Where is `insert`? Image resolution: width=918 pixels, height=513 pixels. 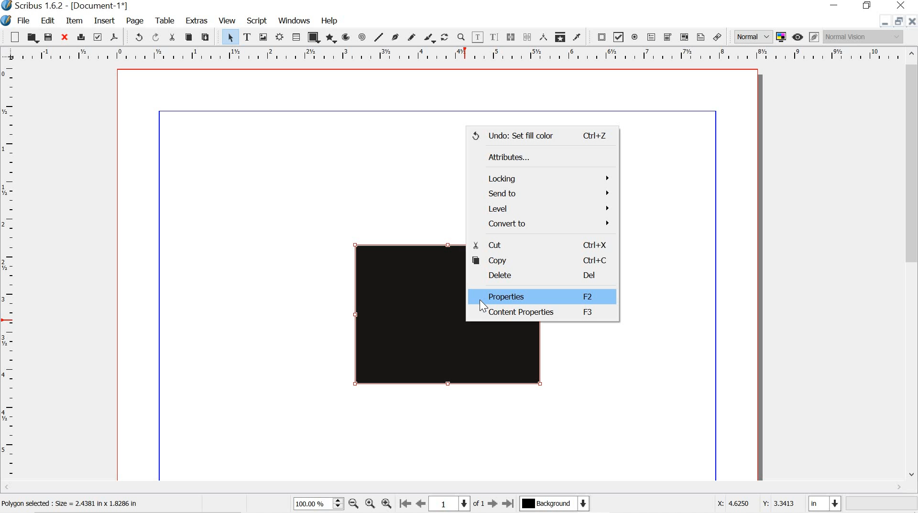 insert is located at coordinates (104, 21).